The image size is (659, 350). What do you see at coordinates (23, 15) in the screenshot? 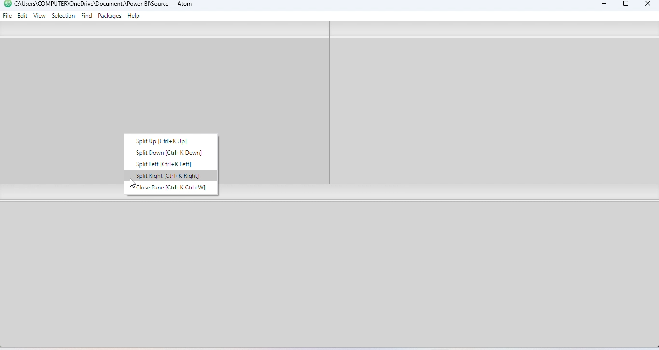
I see `Edit` at bounding box center [23, 15].